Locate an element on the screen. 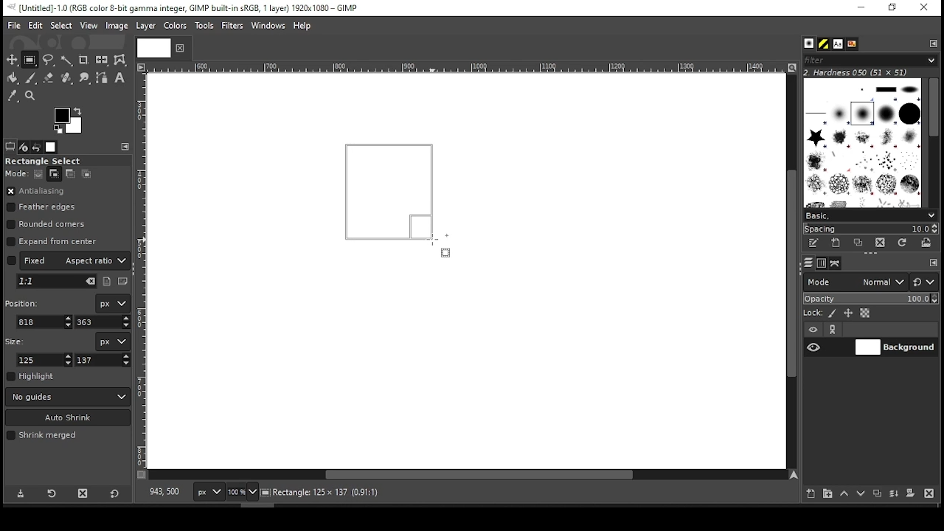  spacing is located at coordinates (870, 229).